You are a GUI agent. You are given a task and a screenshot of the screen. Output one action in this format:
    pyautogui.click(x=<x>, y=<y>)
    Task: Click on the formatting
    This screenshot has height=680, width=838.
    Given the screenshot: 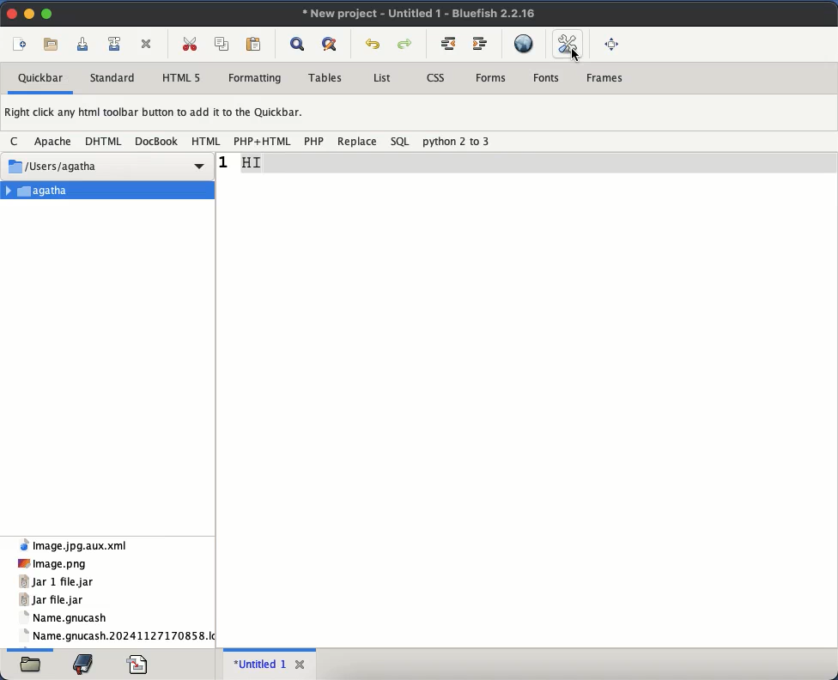 What is the action you would take?
    pyautogui.click(x=254, y=79)
    